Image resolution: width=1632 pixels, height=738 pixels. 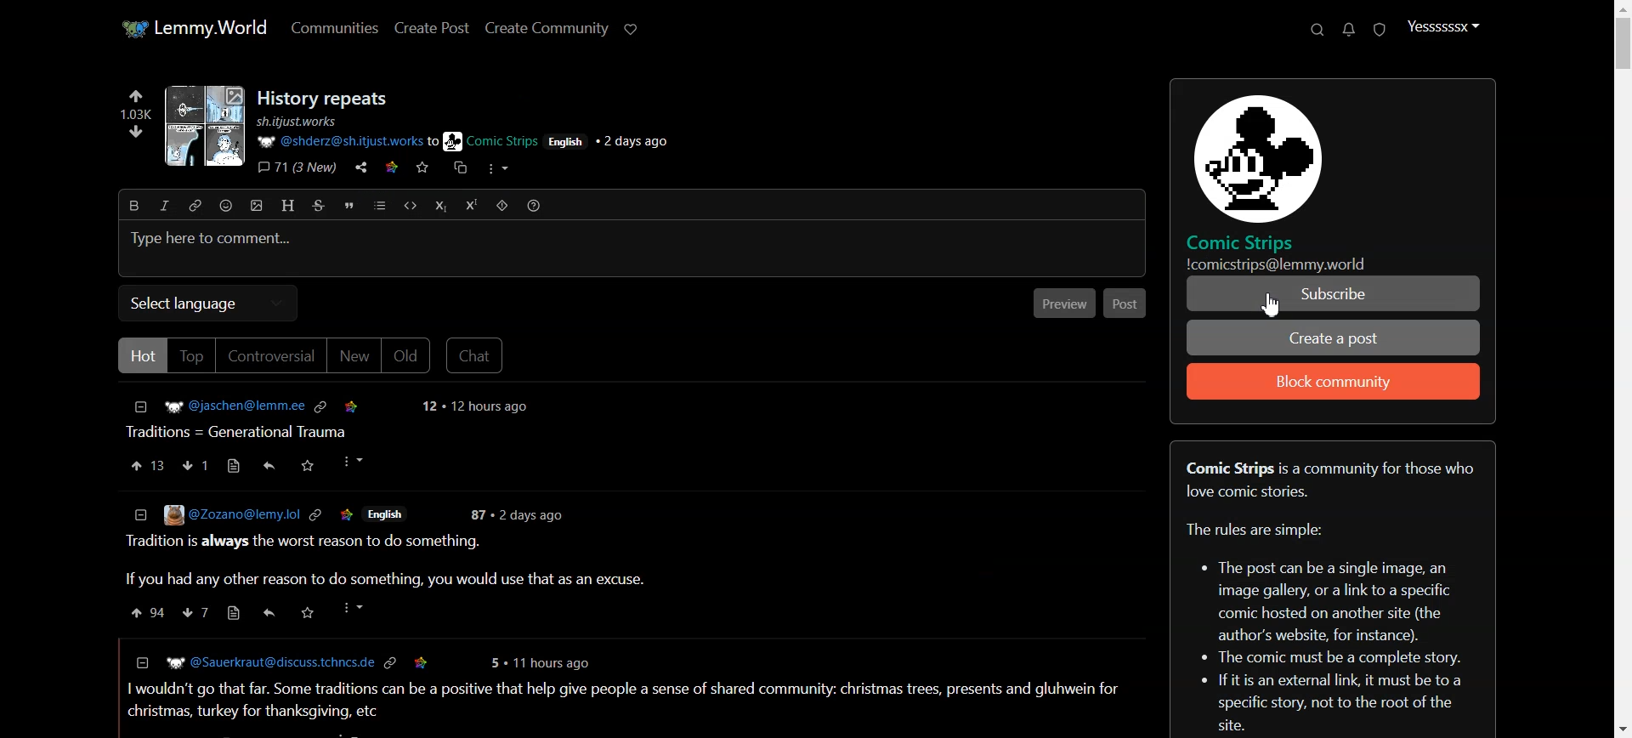 What do you see at coordinates (298, 122) in the screenshot?
I see `sh.itjust.works` at bounding box center [298, 122].